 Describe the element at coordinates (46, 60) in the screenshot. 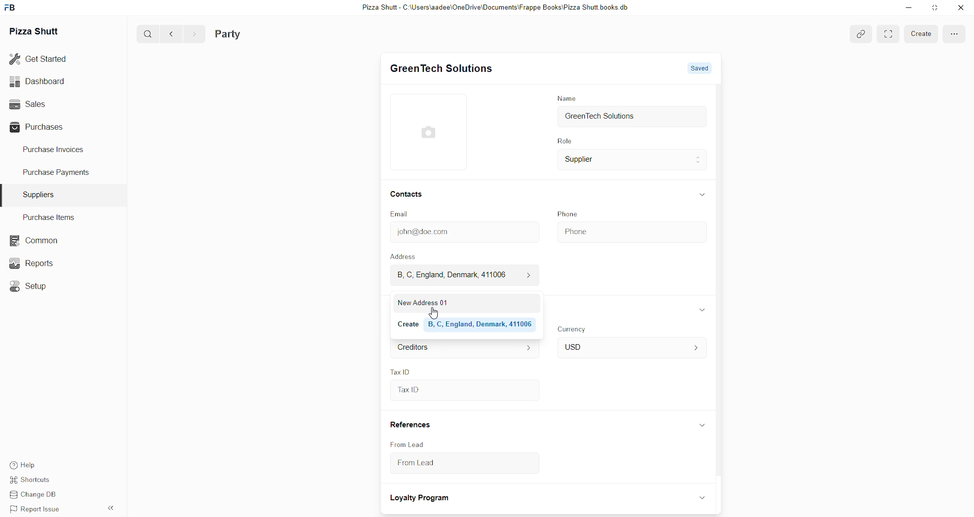

I see `Get Started` at that location.